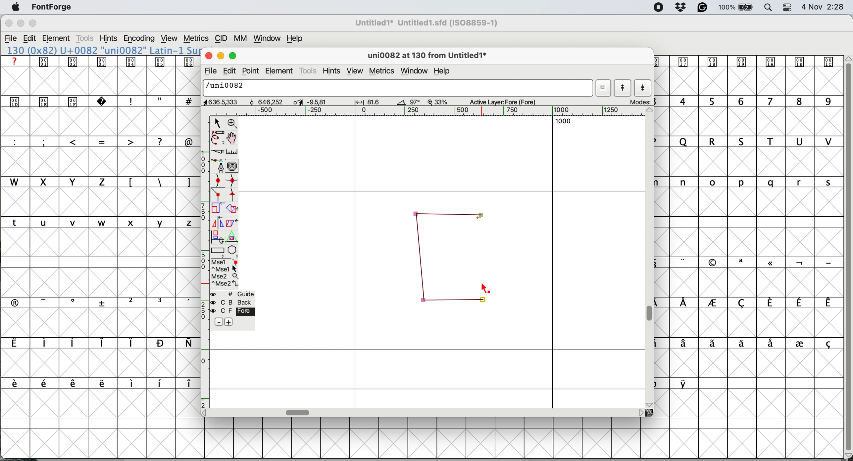 Image resolution: width=853 pixels, height=461 pixels. What do you see at coordinates (219, 251) in the screenshot?
I see `rectangles and ellipses` at bounding box center [219, 251].